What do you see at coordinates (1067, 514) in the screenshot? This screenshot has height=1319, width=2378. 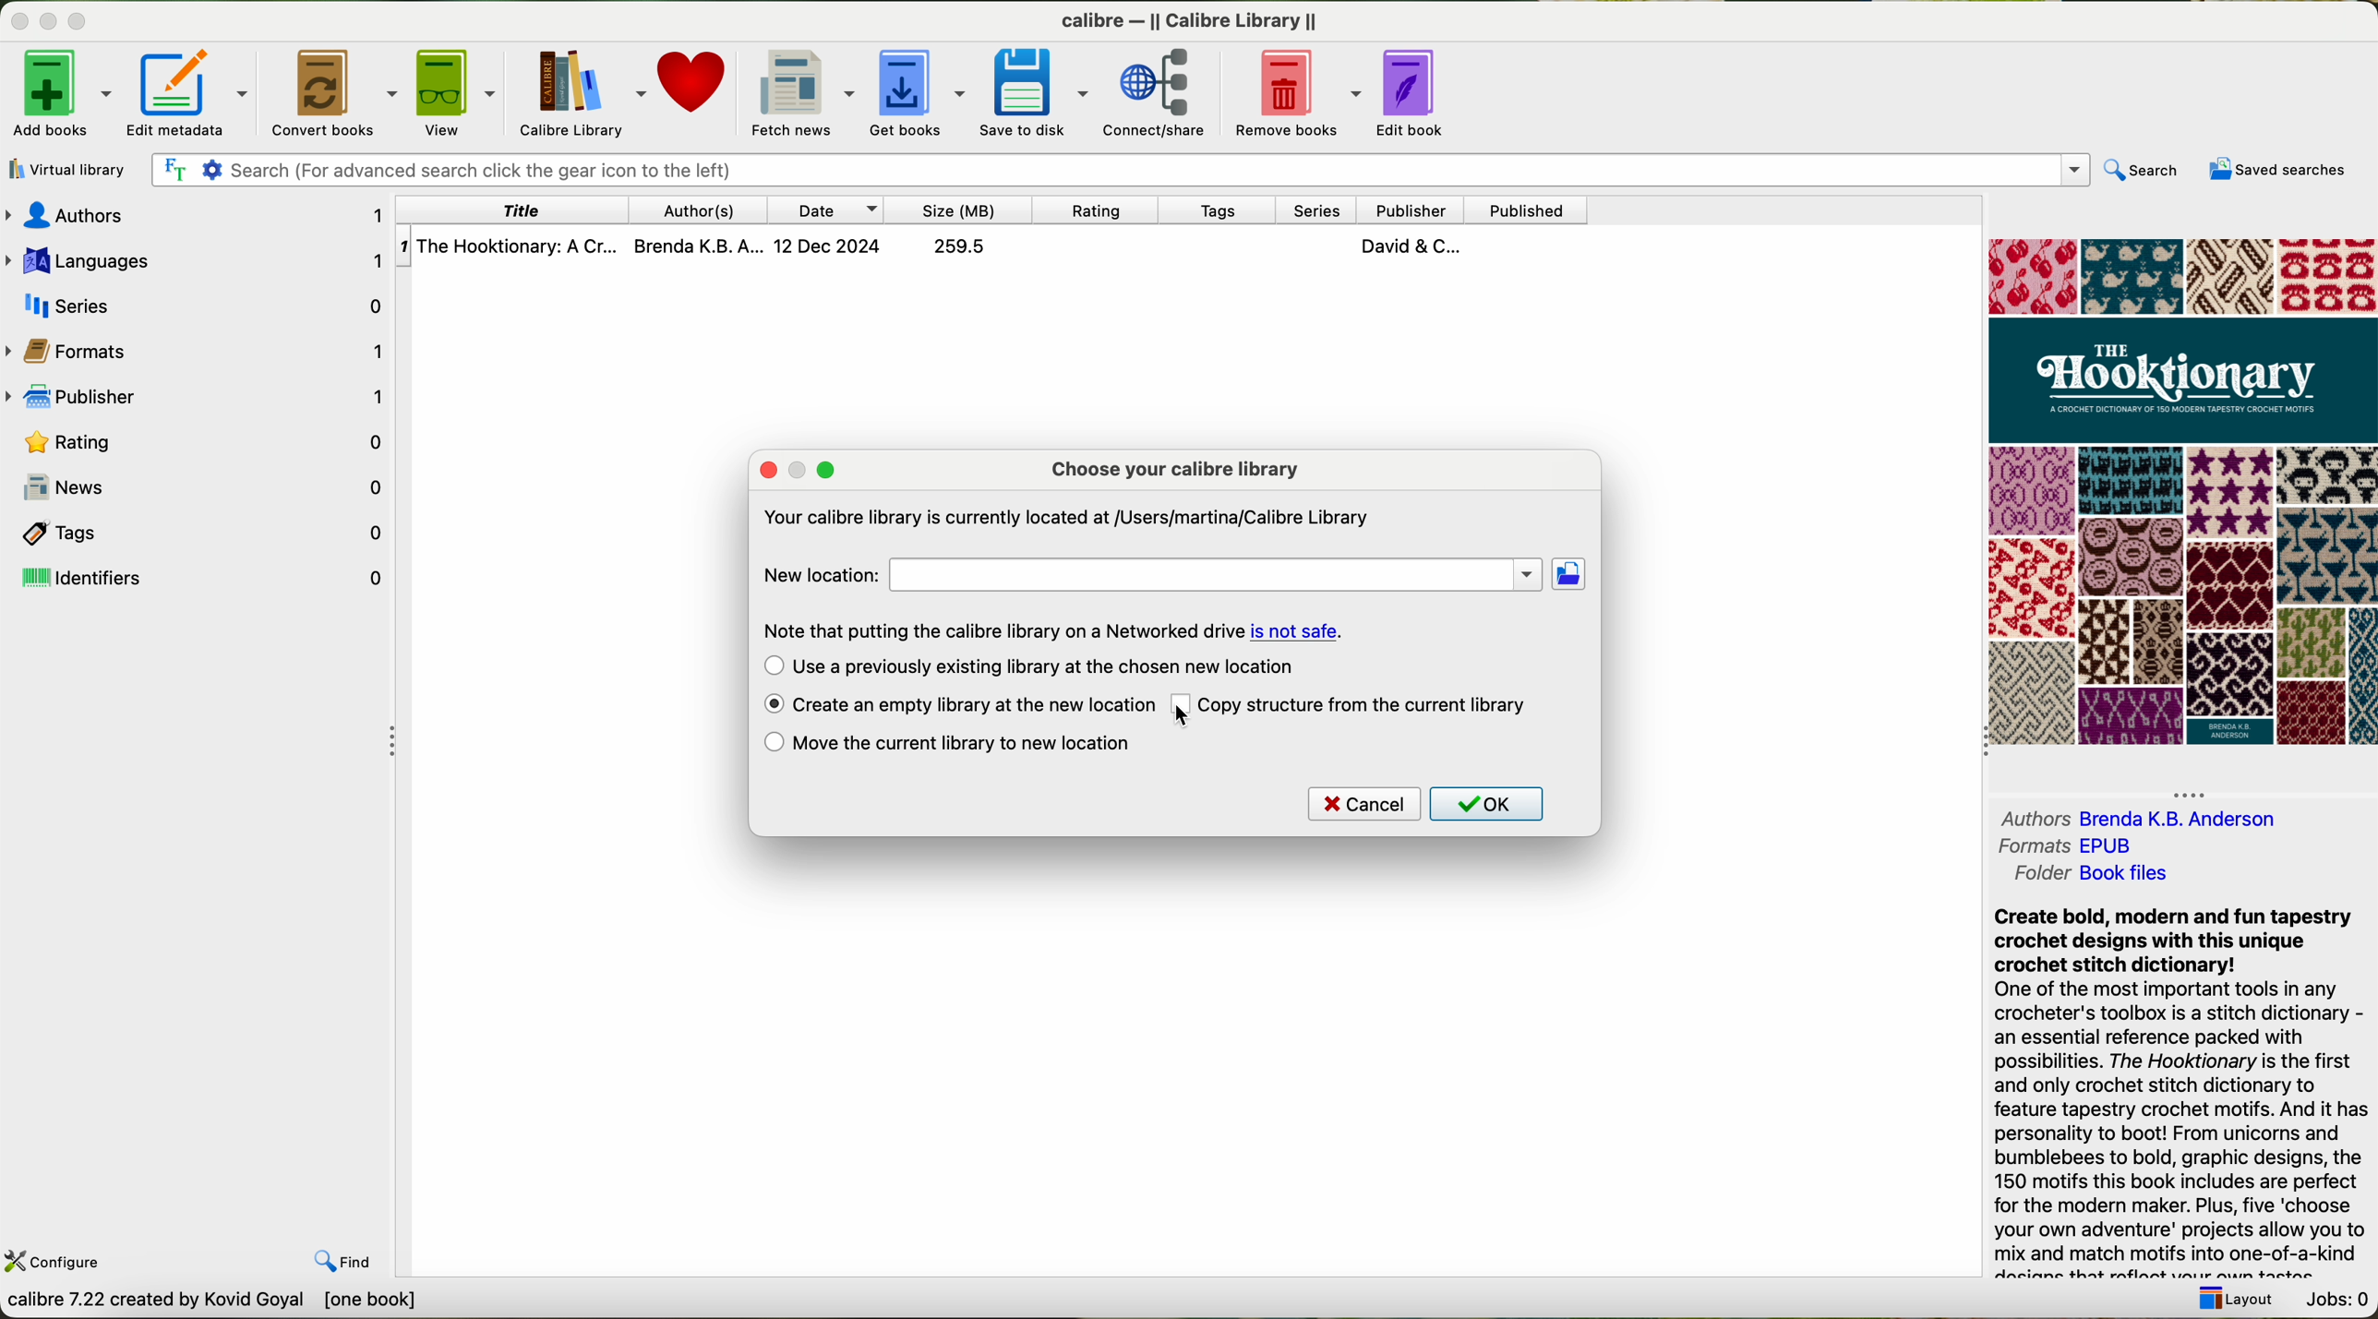 I see `Your calibre library is currently located at /Users/martina/Calibre Library` at bounding box center [1067, 514].